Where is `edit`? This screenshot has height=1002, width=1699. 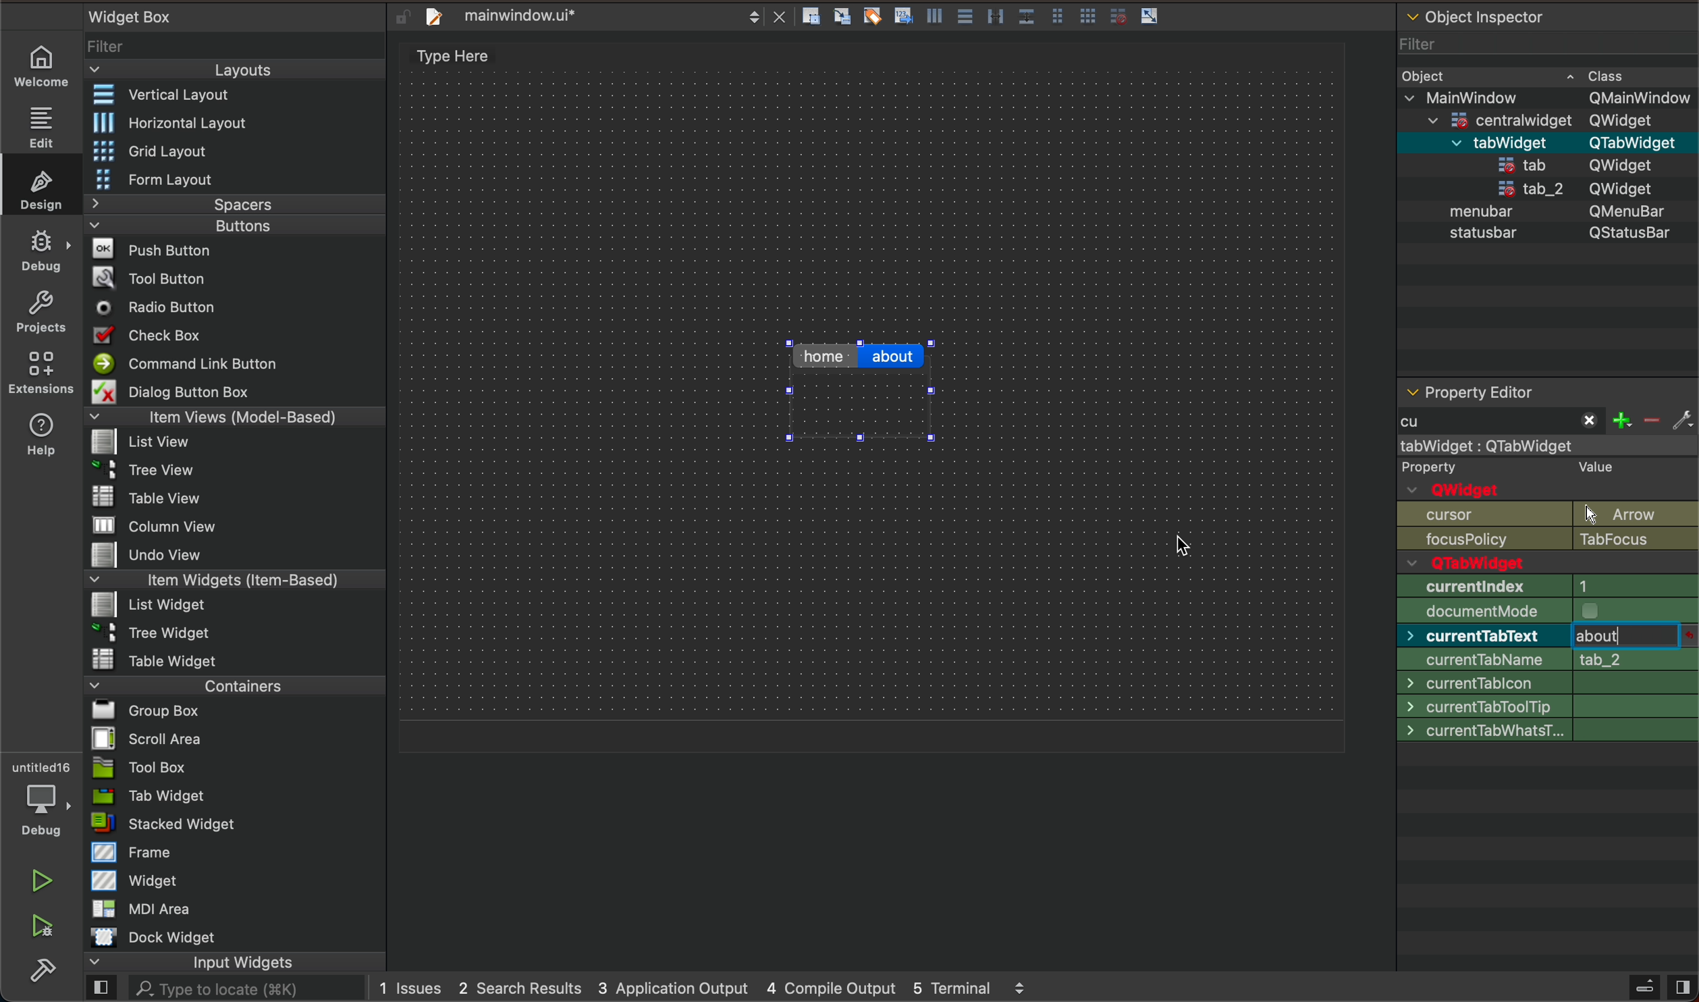
edit is located at coordinates (43, 123).